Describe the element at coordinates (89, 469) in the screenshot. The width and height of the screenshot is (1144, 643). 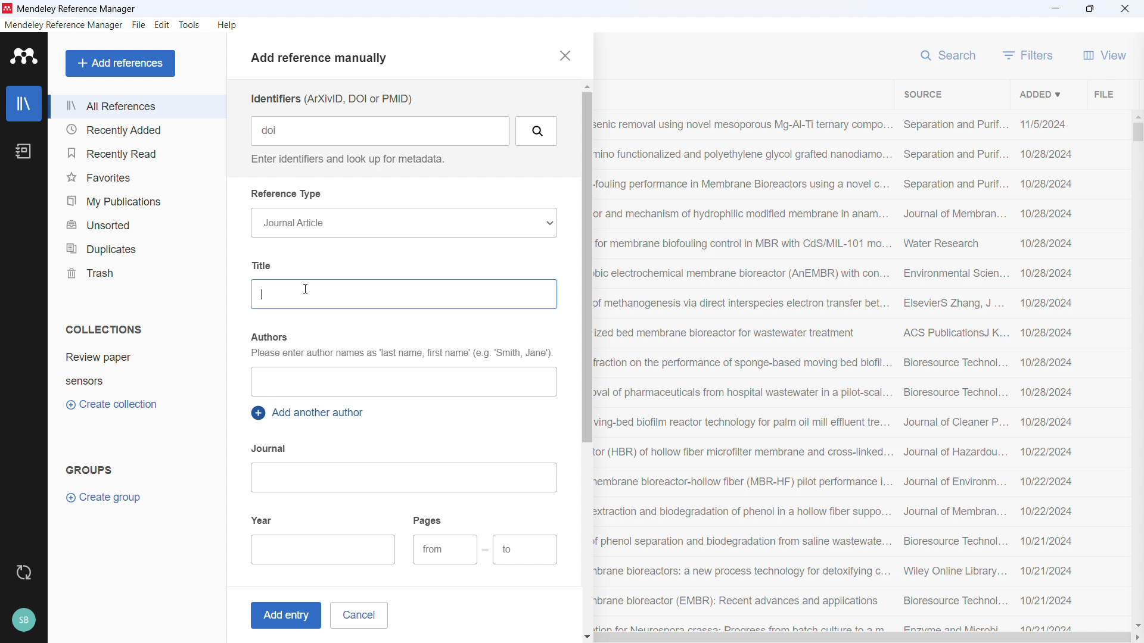
I see `Groups ` at that location.